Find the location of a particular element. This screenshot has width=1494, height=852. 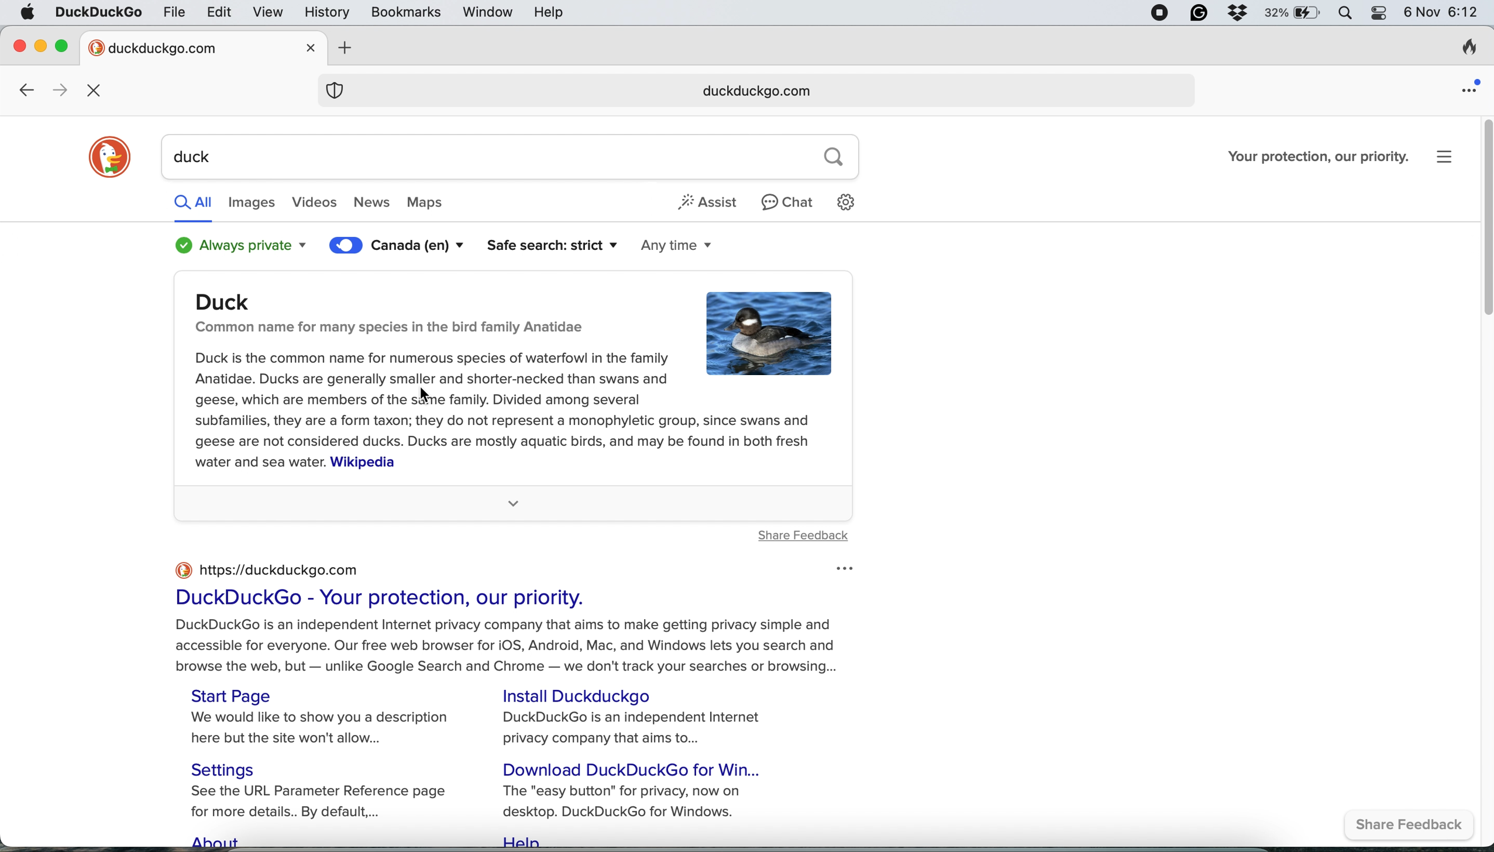

help is located at coordinates (551, 12).